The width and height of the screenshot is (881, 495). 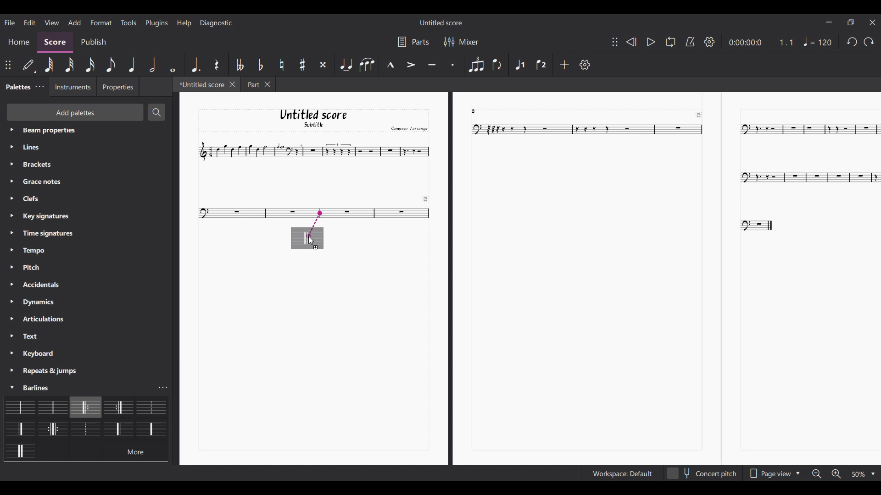 What do you see at coordinates (346, 65) in the screenshot?
I see `Tie` at bounding box center [346, 65].